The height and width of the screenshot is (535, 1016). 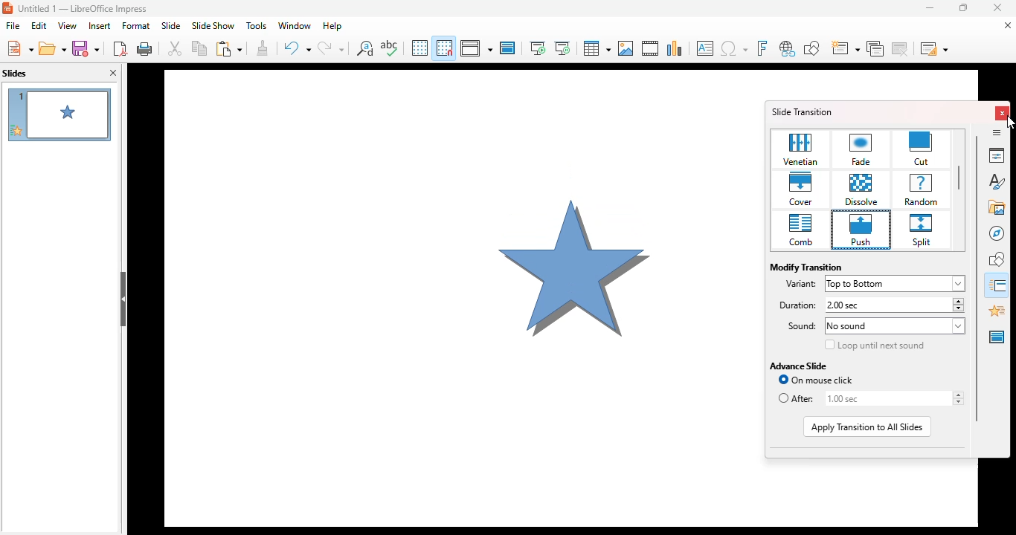 What do you see at coordinates (957, 309) in the screenshot?
I see `decrease duration` at bounding box center [957, 309].